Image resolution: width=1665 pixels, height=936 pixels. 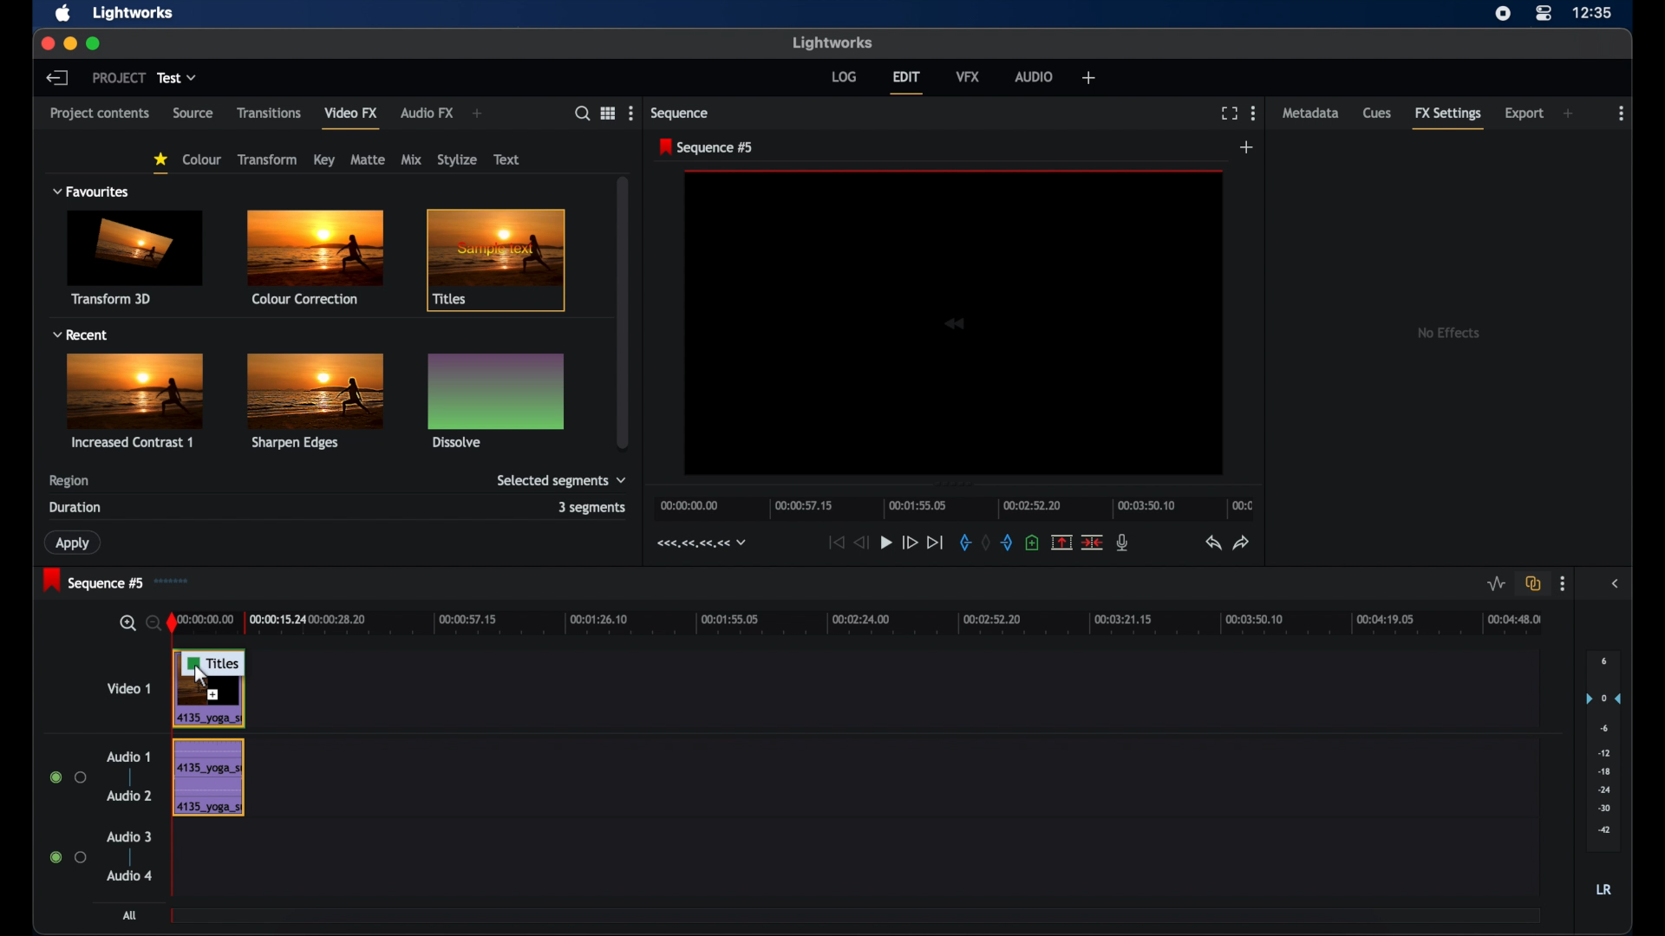 I want to click on video icon, so click(x=954, y=323).